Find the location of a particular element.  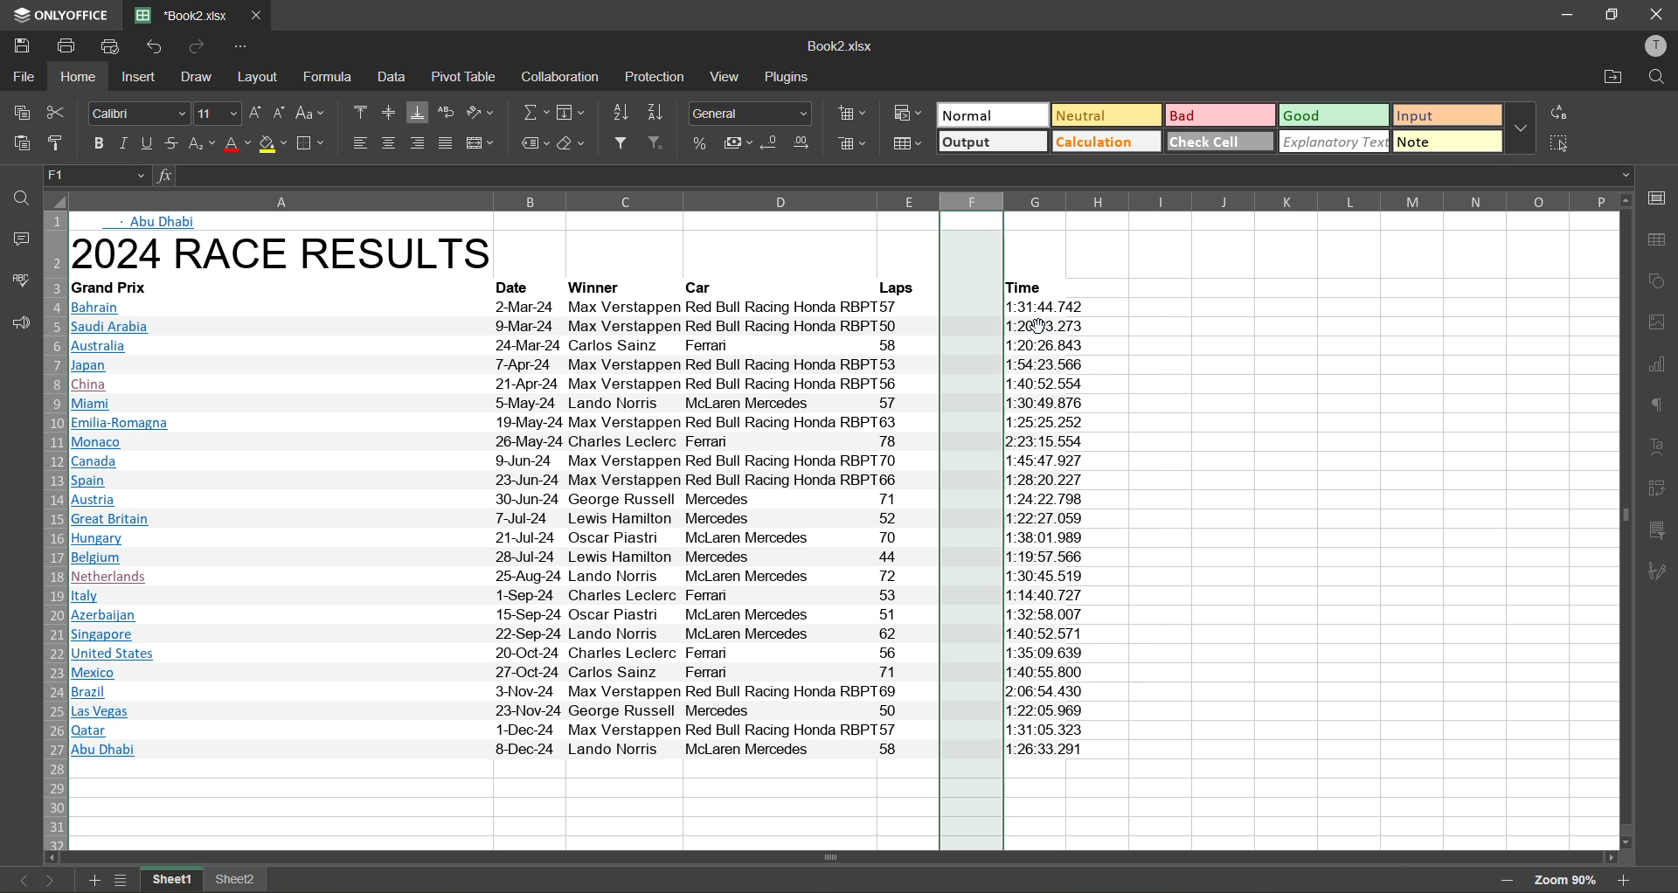

sub\superscript is located at coordinates (203, 143).